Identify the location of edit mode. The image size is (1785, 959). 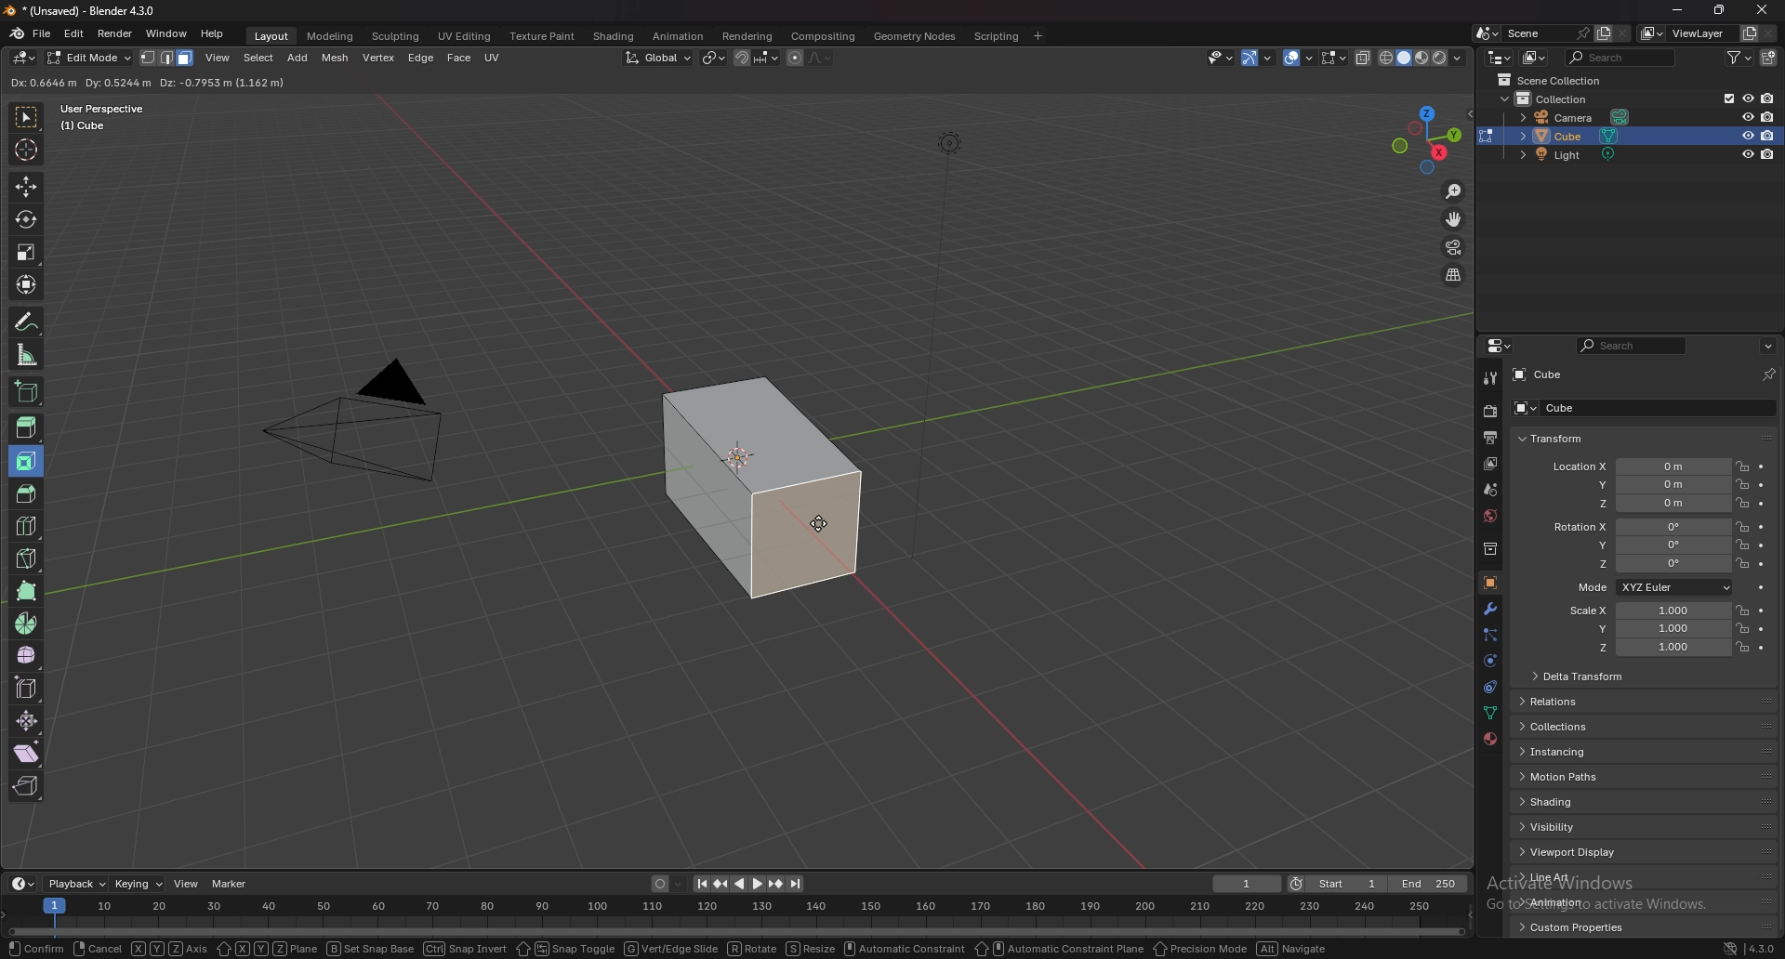
(89, 58).